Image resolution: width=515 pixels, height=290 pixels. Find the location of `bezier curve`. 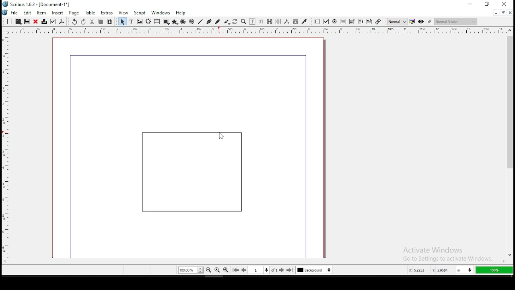

bezier curve is located at coordinates (209, 22).